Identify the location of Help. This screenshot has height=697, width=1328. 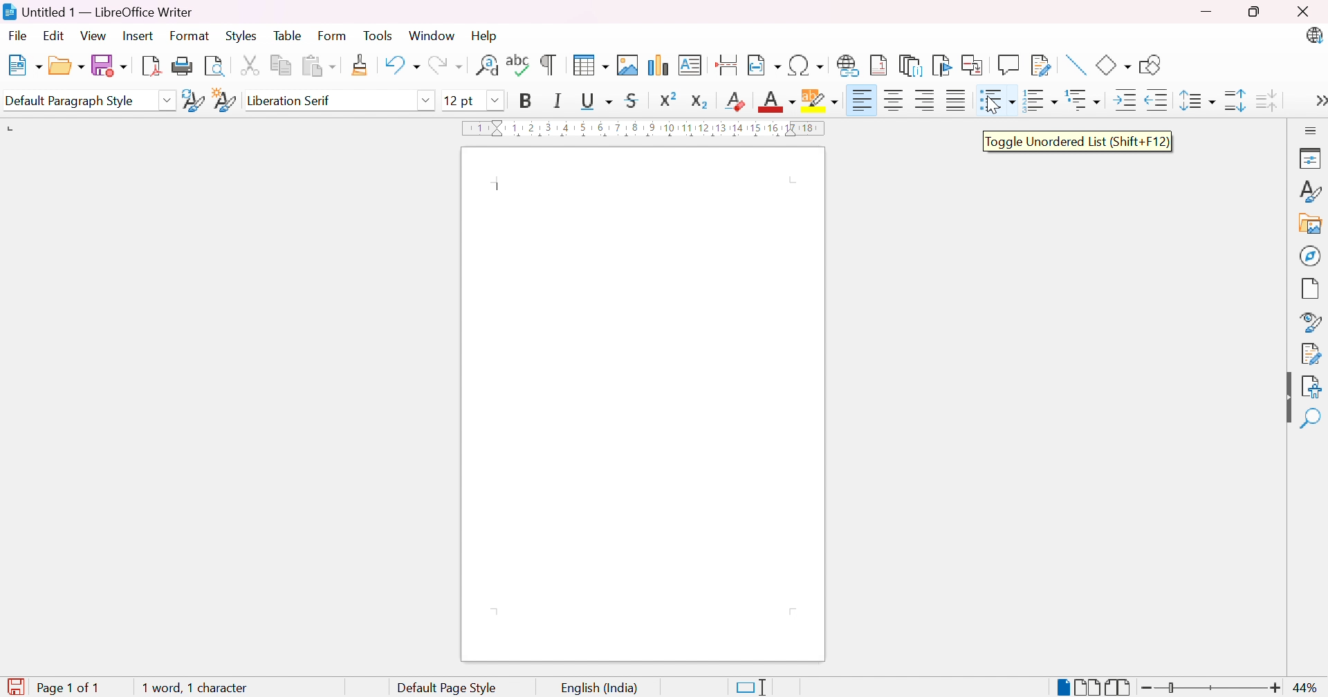
(488, 37).